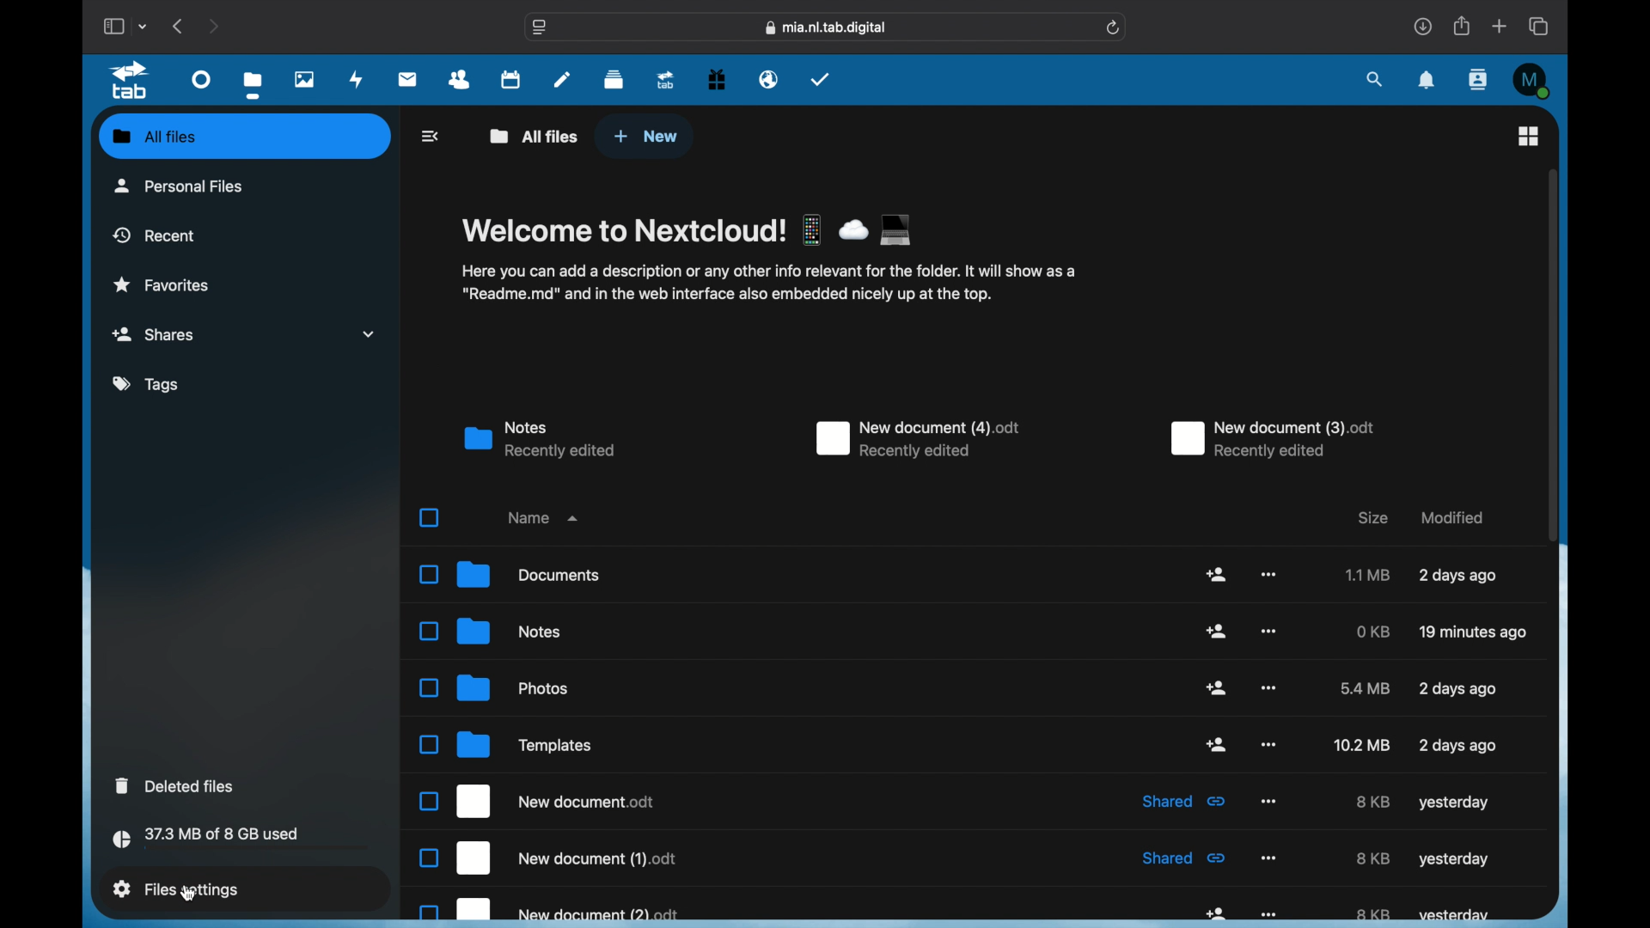 This screenshot has width=1650, height=928. What do you see at coordinates (768, 284) in the screenshot?
I see `info` at bounding box center [768, 284].